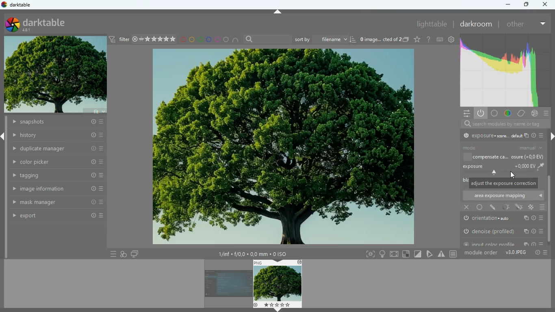  What do you see at coordinates (432, 24) in the screenshot?
I see `lighttable` at bounding box center [432, 24].